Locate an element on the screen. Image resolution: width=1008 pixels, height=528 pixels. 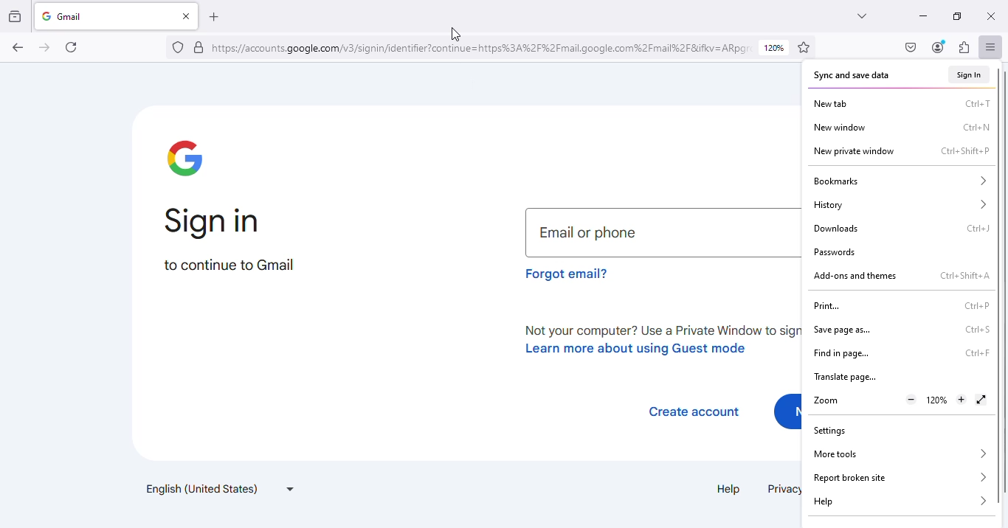
reload current page is located at coordinates (71, 47).